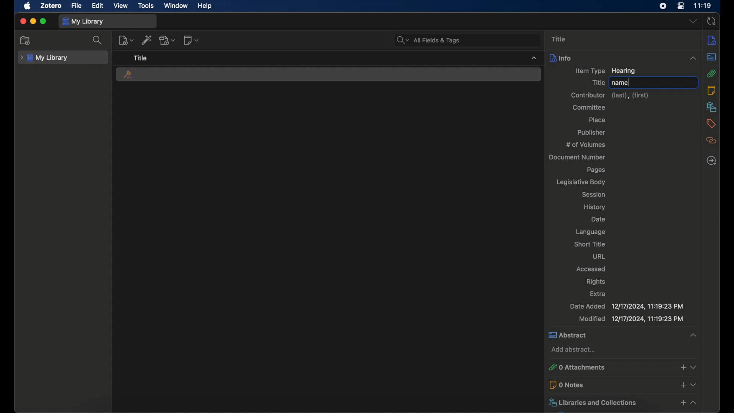 The width and height of the screenshot is (734, 413). I want to click on attachments, so click(711, 73).